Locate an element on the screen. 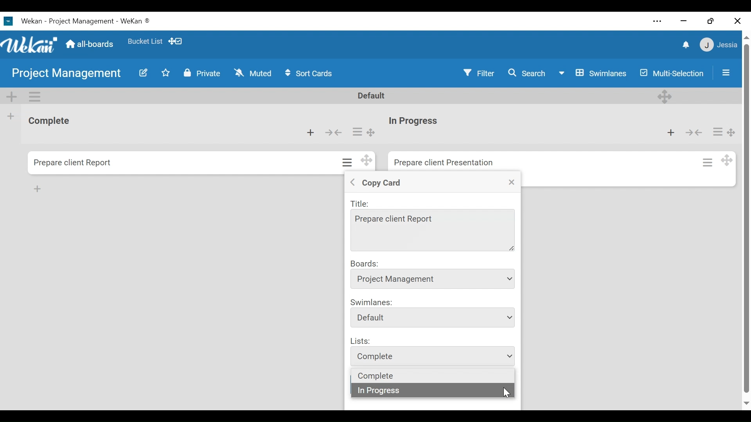 This screenshot has height=422, width=751. Swimlanes dropdown menu is located at coordinates (435, 318).